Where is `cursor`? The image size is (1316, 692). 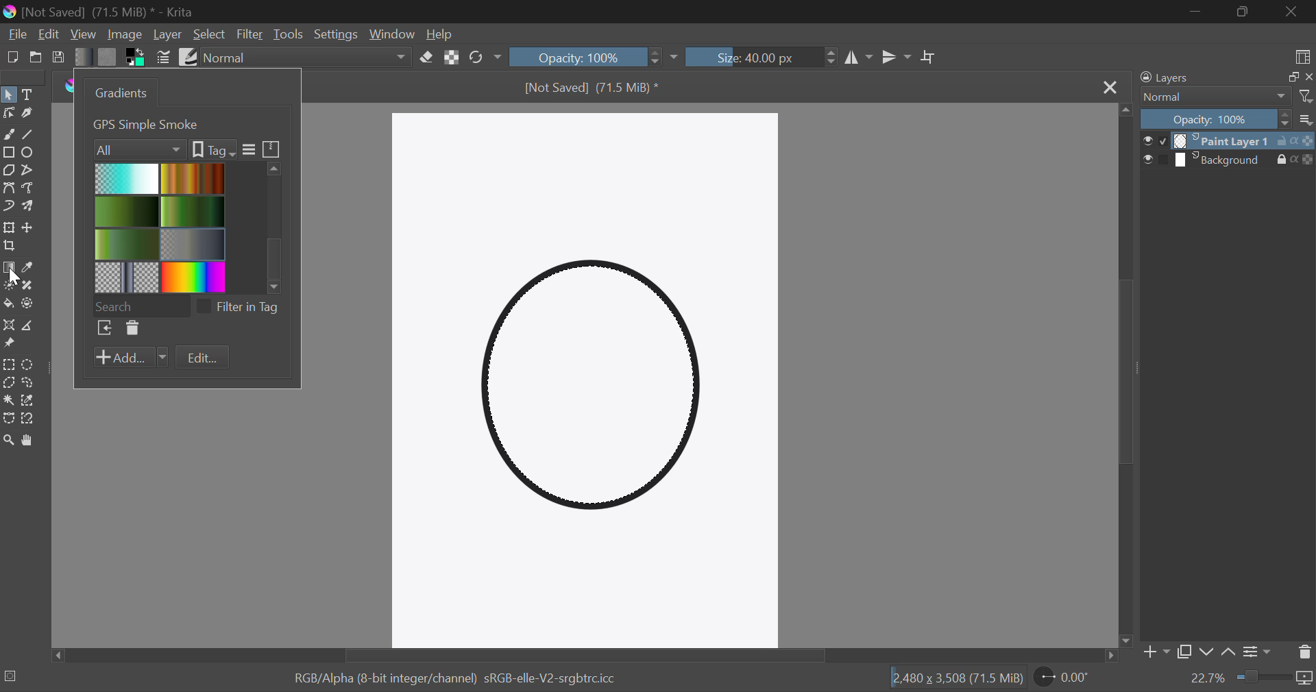
cursor is located at coordinates (19, 279).